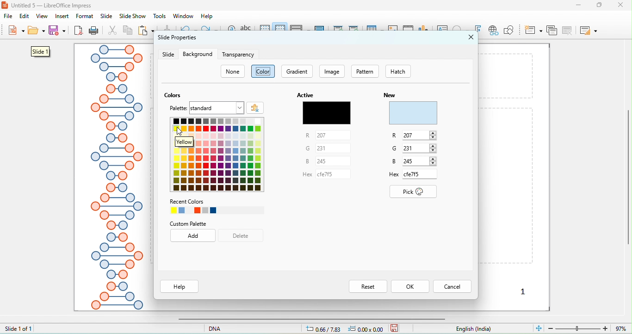  Describe the element at coordinates (264, 71) in the screenshot. I see `color` at that location.